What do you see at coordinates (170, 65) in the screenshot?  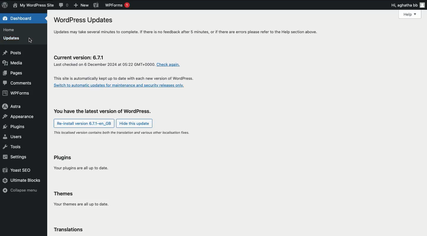 I see `` at bounding box center [170, 65].